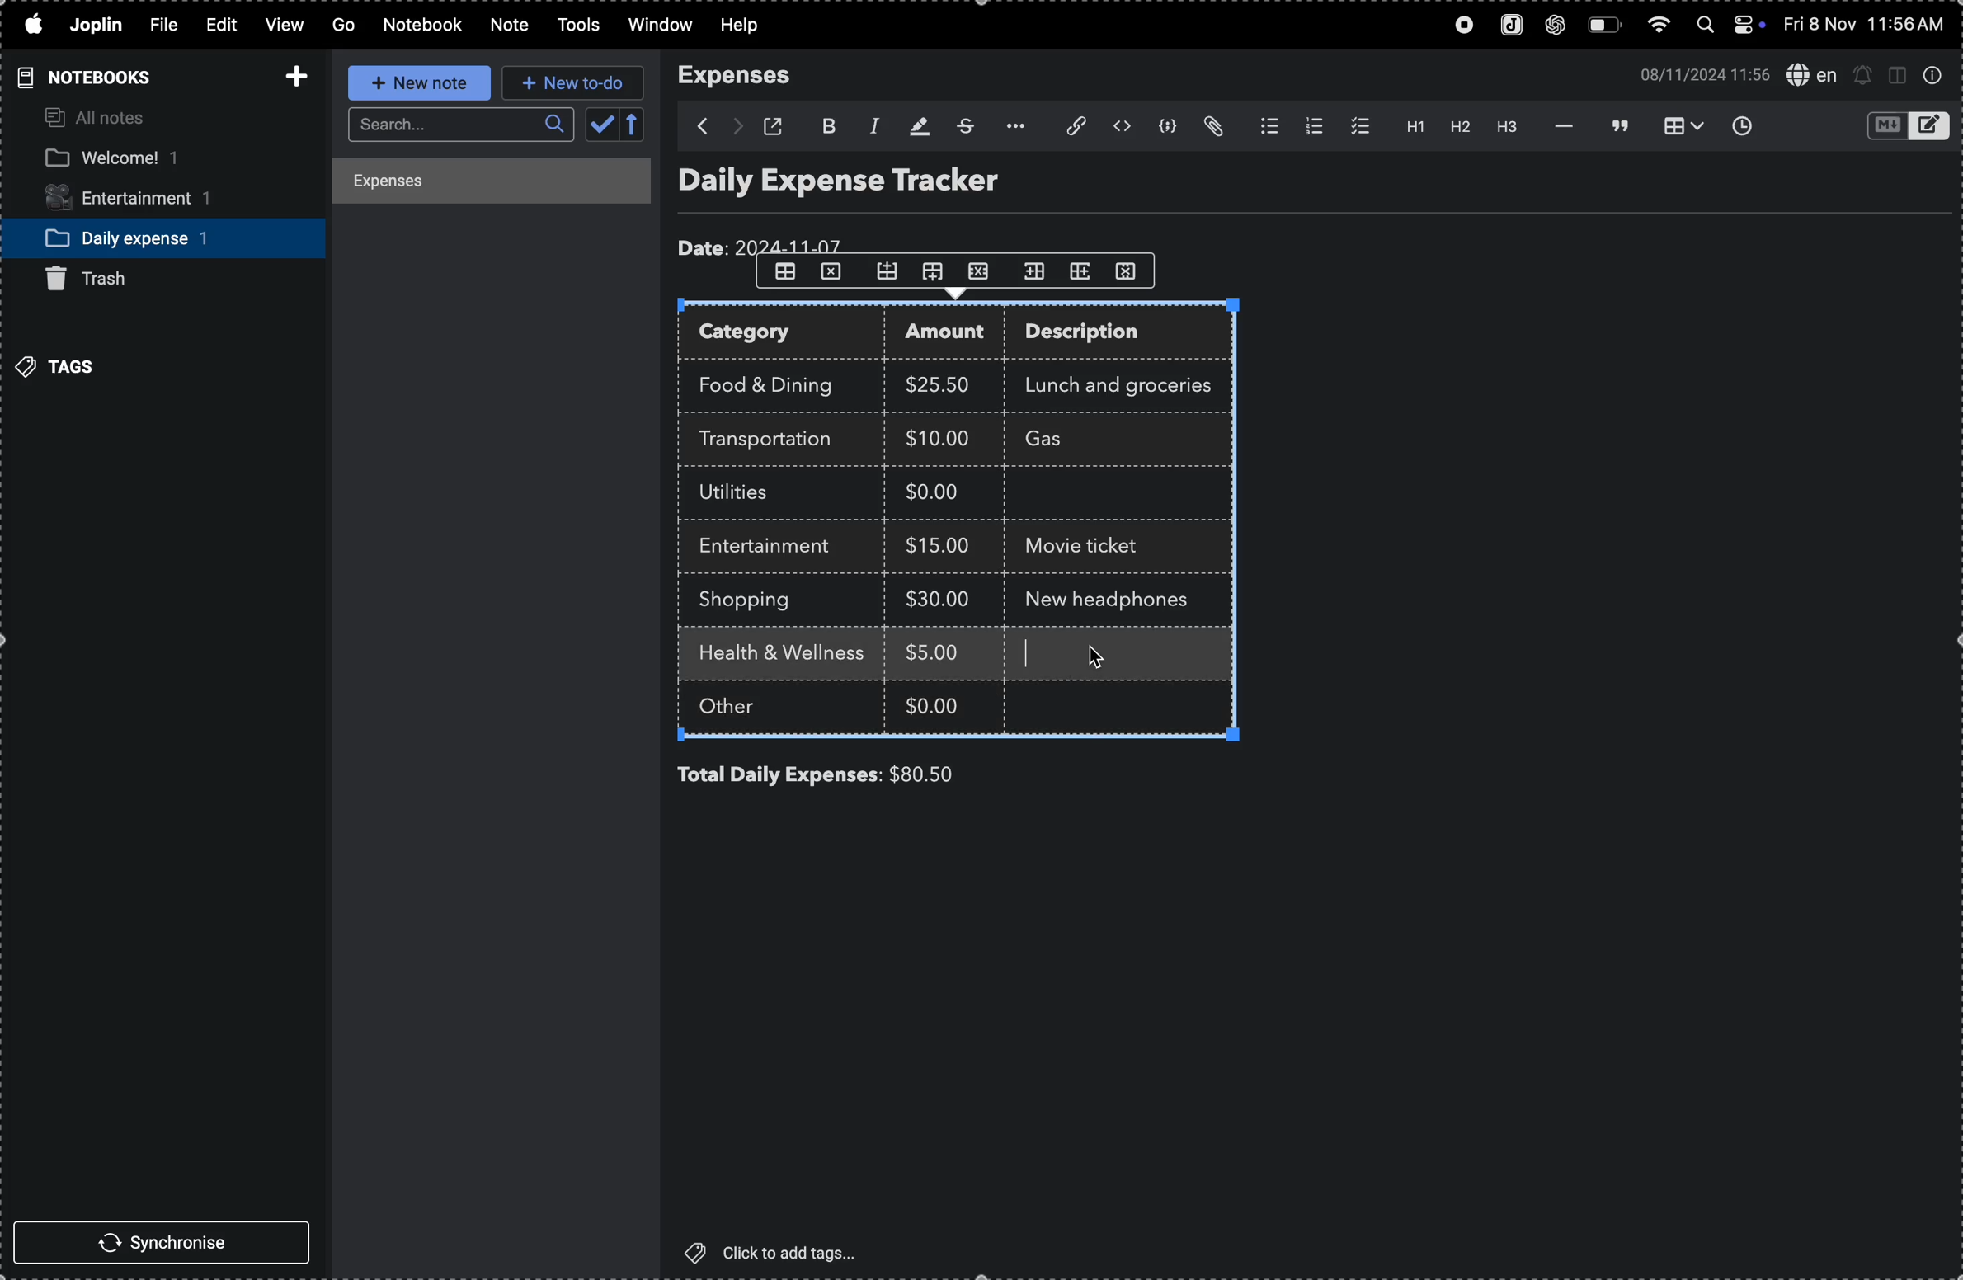 Image resolution: width=1963 pixels, height=1280 pixels. I want to click on health and wellness, so click(789, 655).